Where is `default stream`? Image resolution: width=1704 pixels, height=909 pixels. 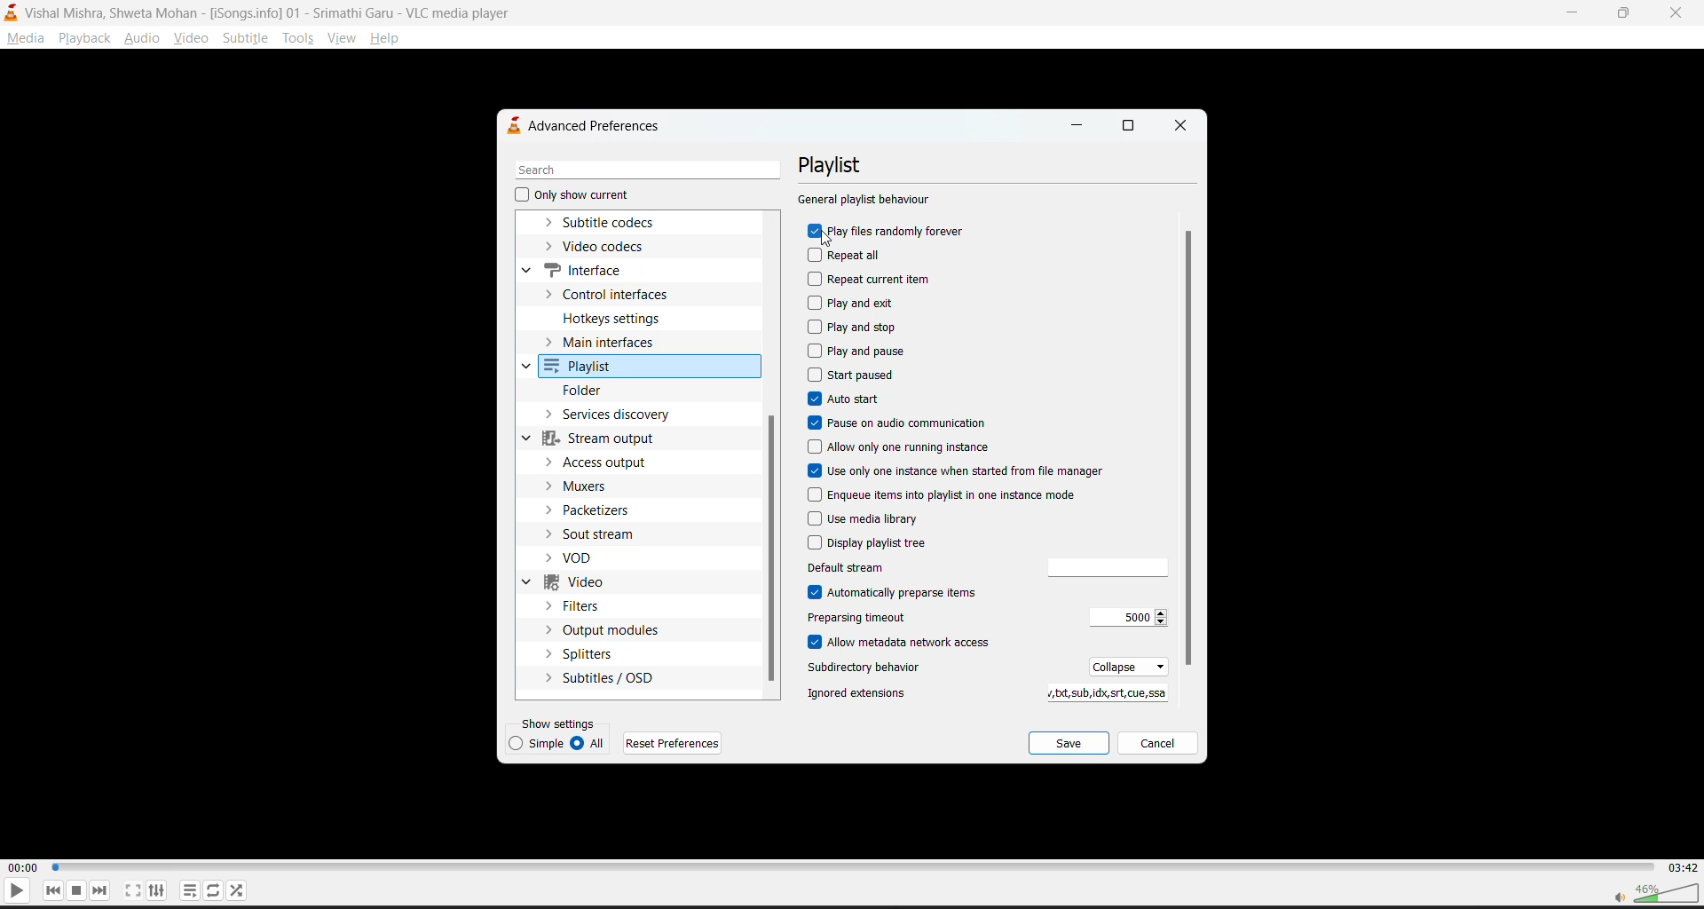 default stream is located at coordinates (986, 568).